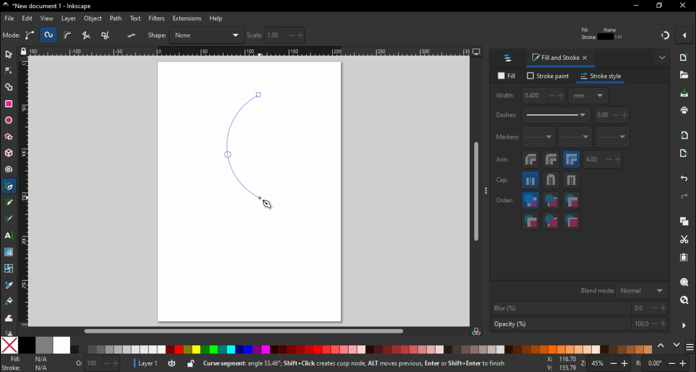 The image size is (696, 372). Describe the element at coordinates (49, 35) in the screenshot. I see `create spiro path` at that location.